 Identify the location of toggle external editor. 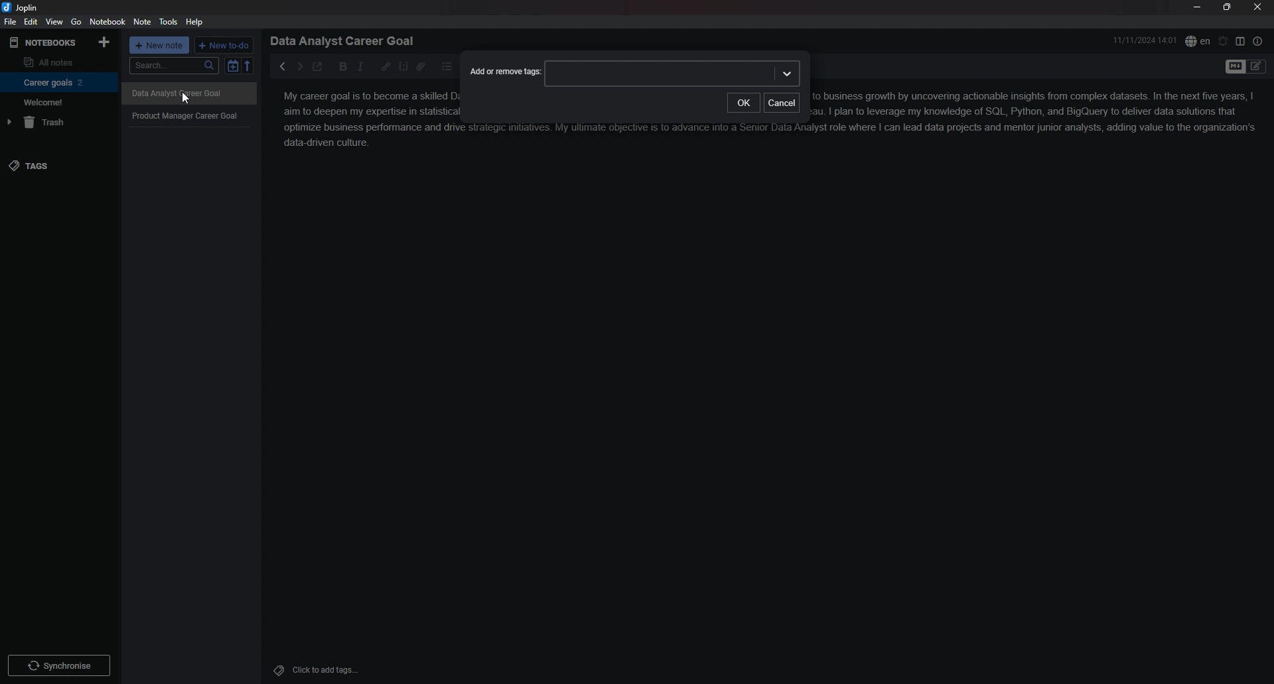
(318, 66).